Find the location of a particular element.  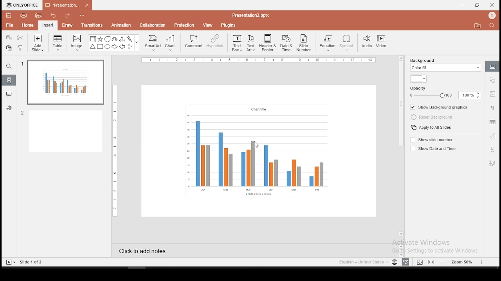

fill color is located at coordinates (418, 80).